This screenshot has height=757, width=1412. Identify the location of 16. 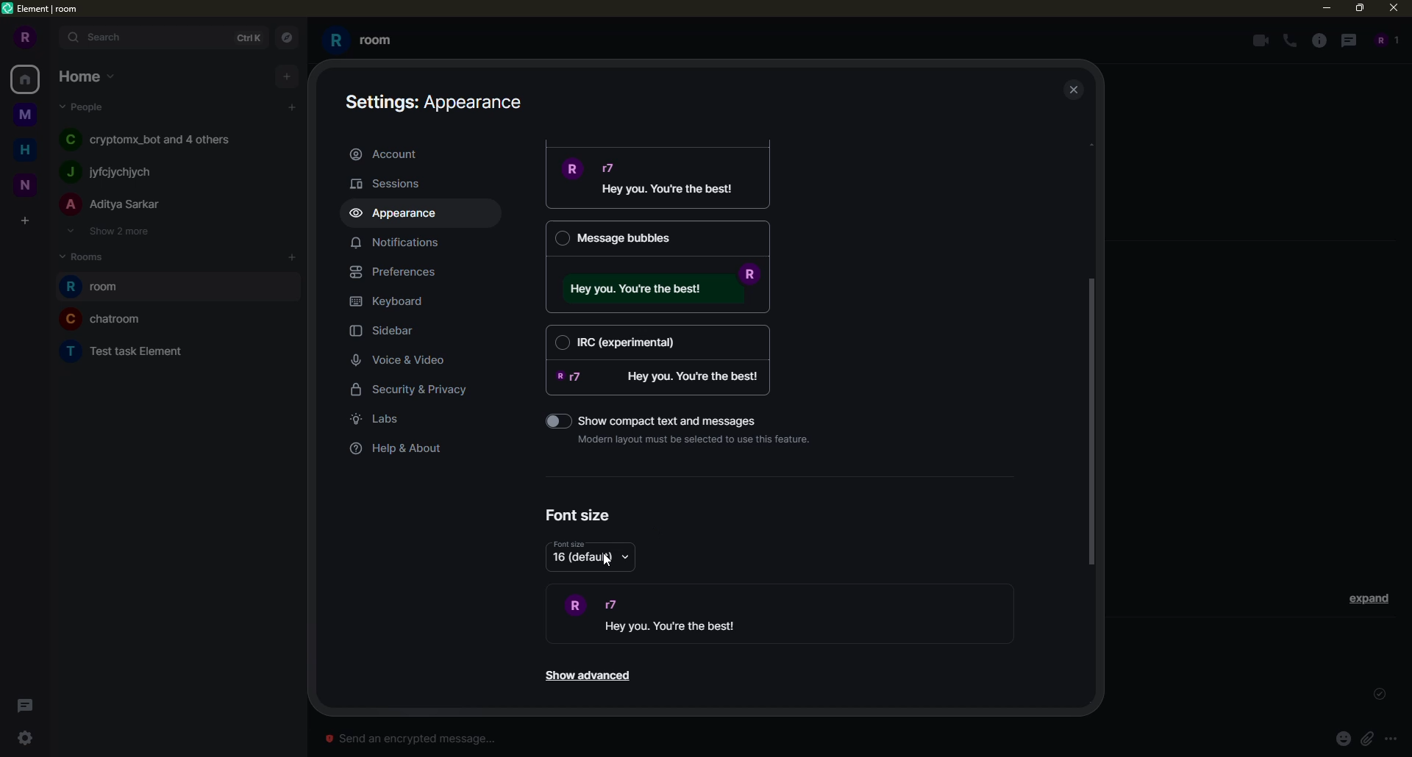
(582, 561).